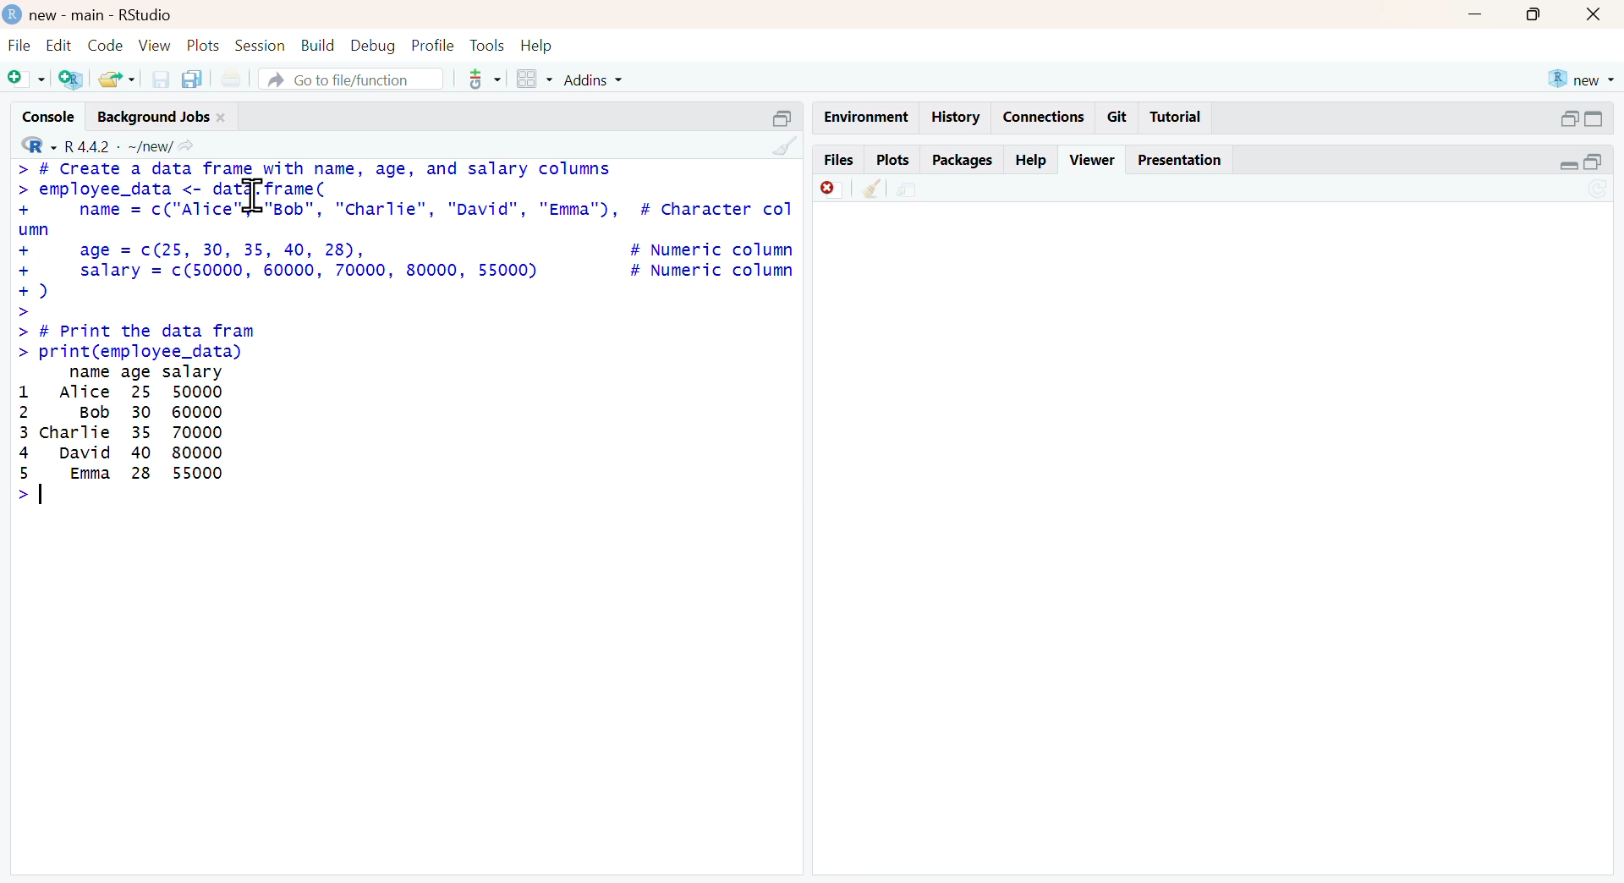  I want to click on minimize, so click(784, 114).